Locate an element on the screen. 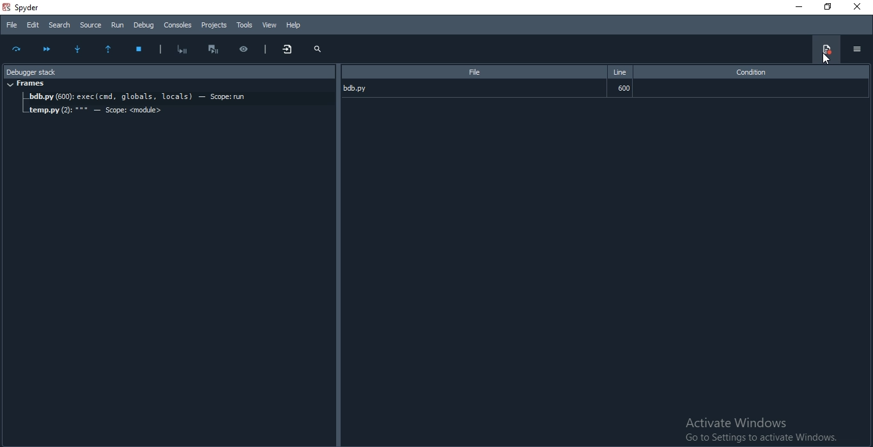 Image resolution: width=873 pixels, height=447 pixels. More is located at coordinates (289, 50).